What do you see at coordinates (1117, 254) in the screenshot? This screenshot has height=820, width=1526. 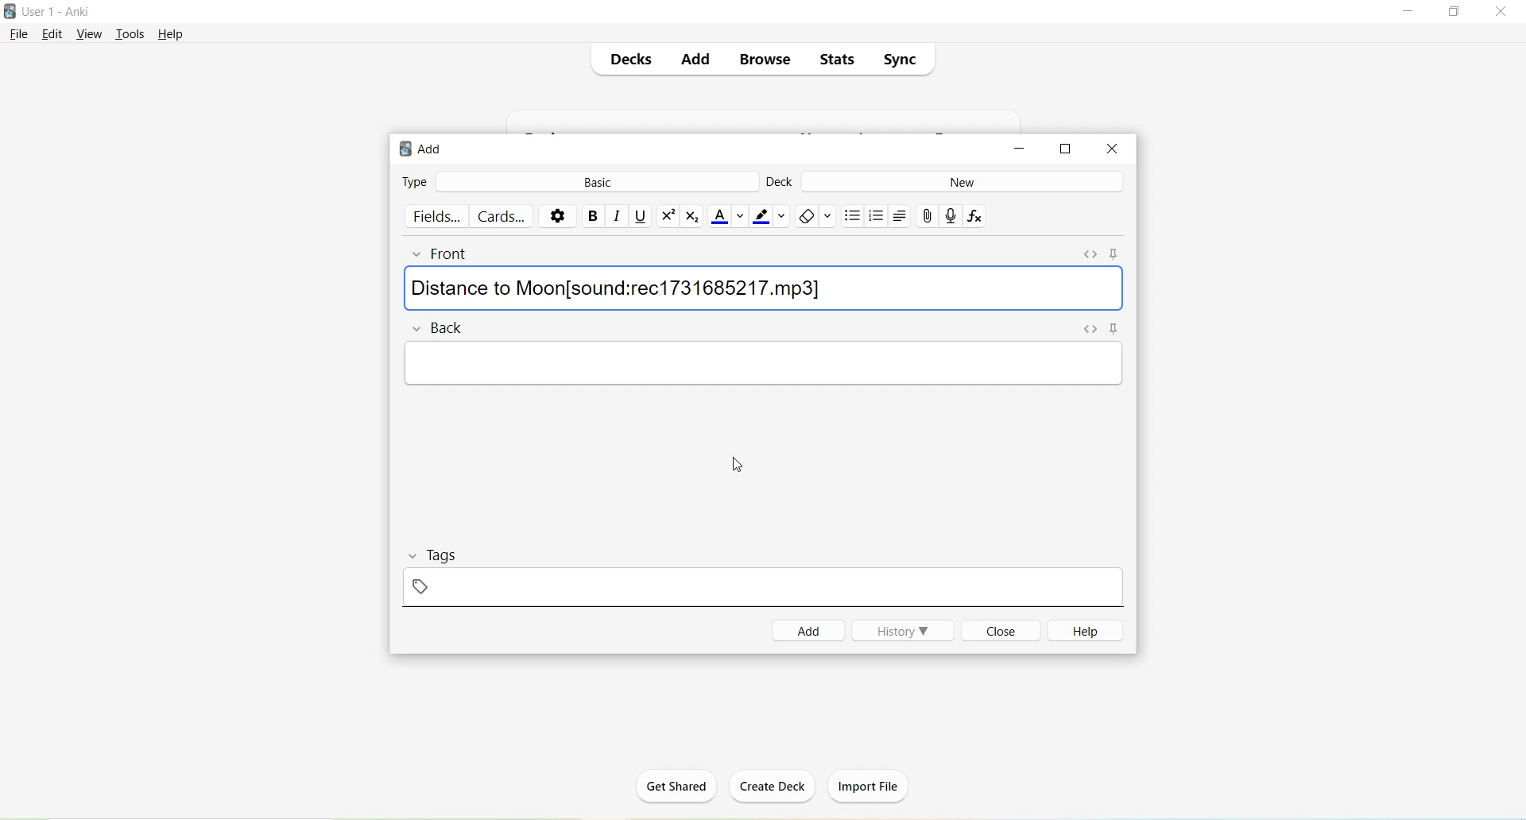 I see `Toggle sticky` at bounding box center [1117, 254].